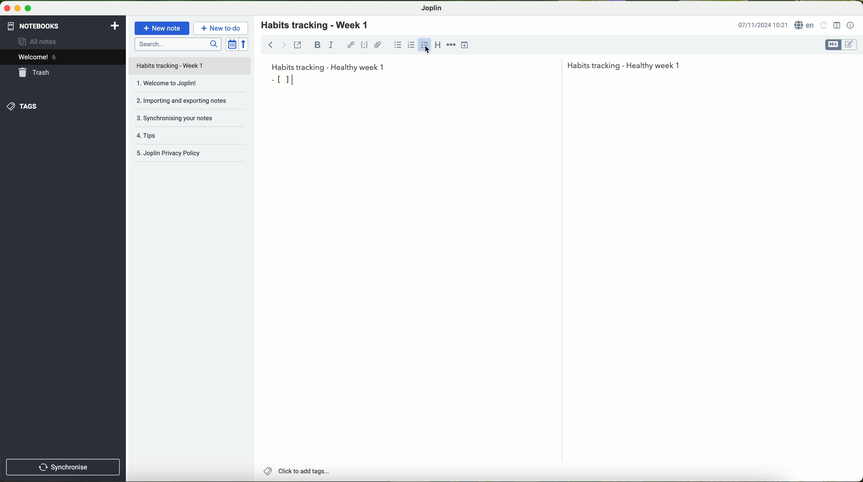 Image resolution: width=863 pixels, height=482 pixels. I want to click on bulleted list, so click(398, 45).